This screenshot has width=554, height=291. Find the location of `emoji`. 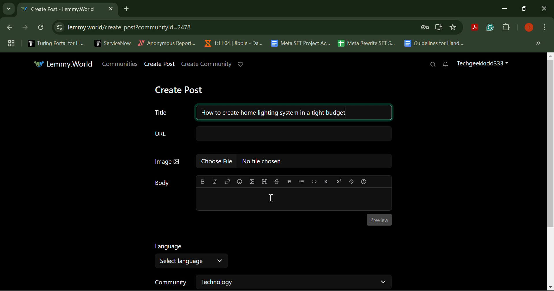

emoji is located at coordinates (240, 182).